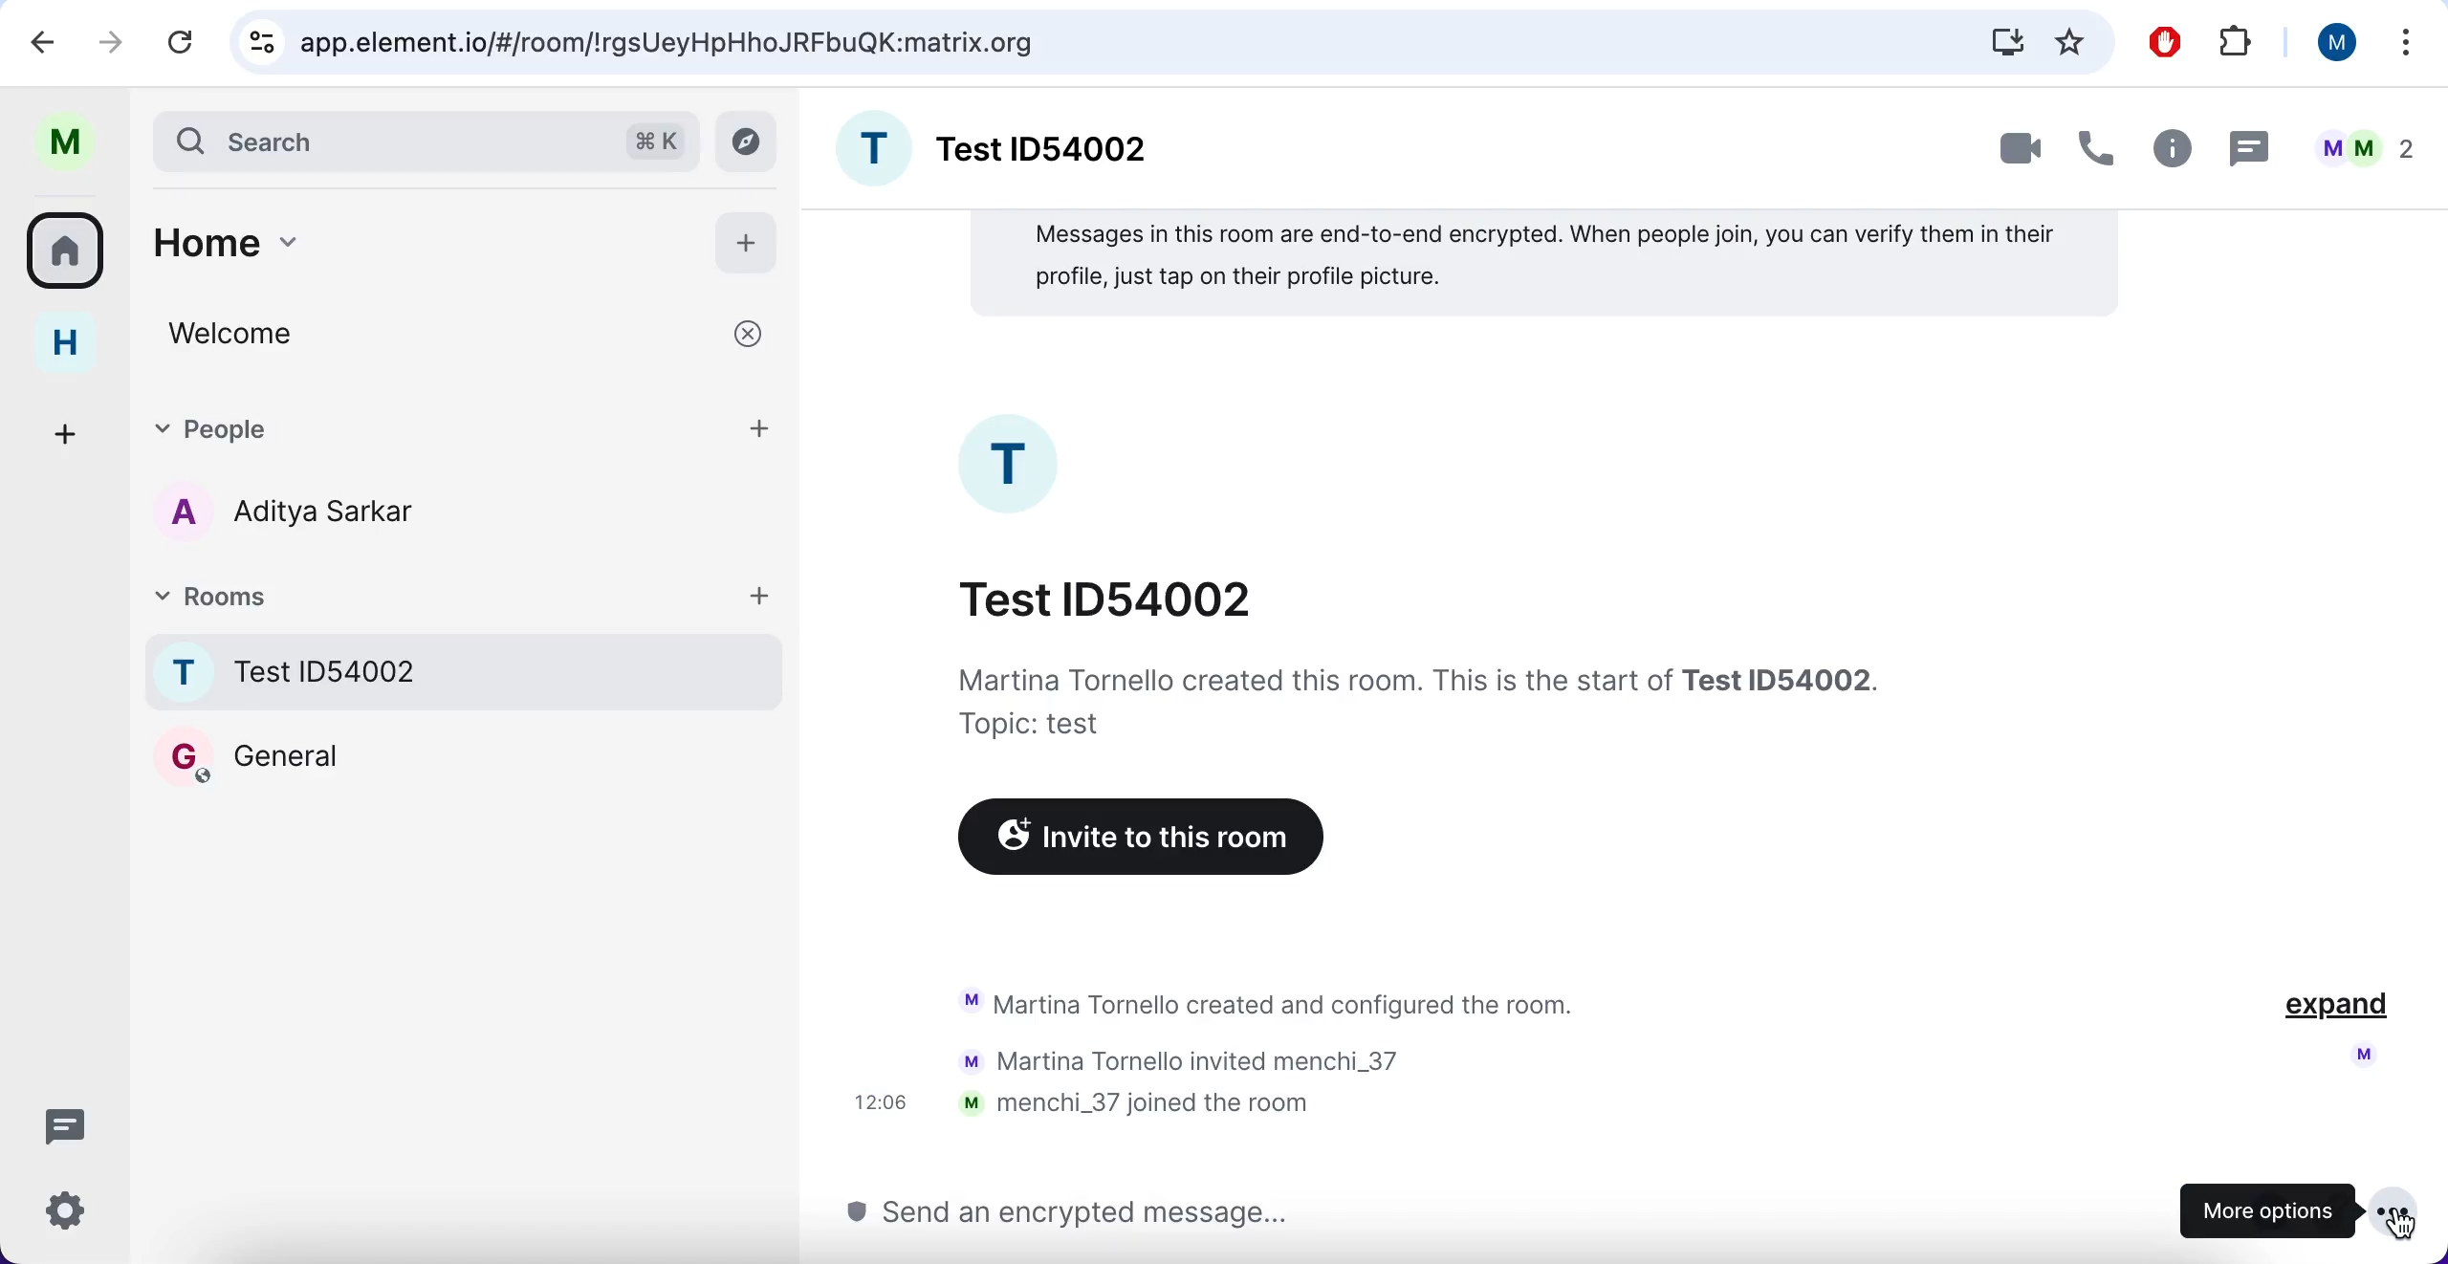 The height and width of the screenshot is (1264, 2448). Describe the element at coordinates (1489, 1217) in the screenshot. I see `send message` at that location.